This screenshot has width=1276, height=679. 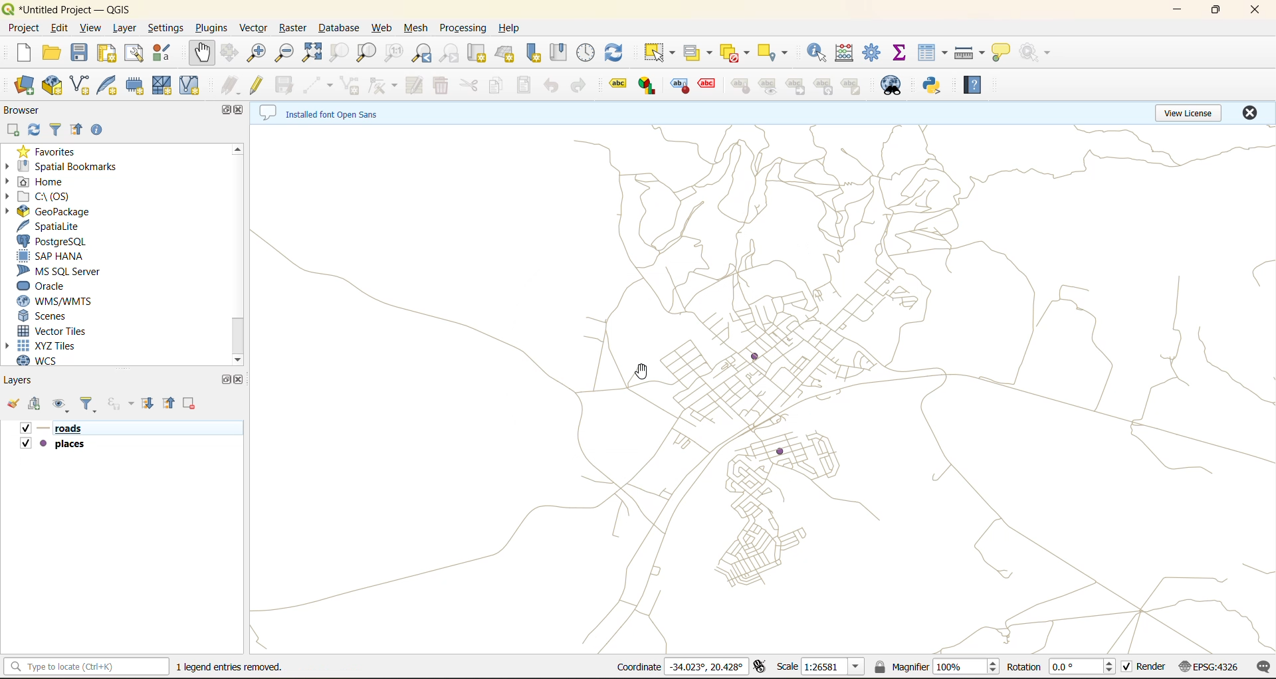 What do you see at coordinates (201, 53) in the screenshot?
I see `pan map` at bounding box center [201, 53].